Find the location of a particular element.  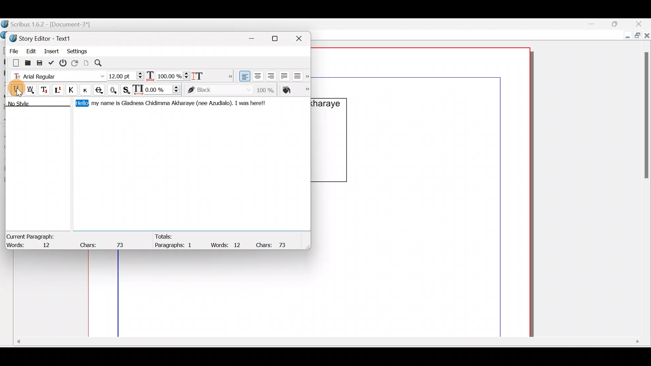

Chars: 73 is located at coordinates (274, 244).